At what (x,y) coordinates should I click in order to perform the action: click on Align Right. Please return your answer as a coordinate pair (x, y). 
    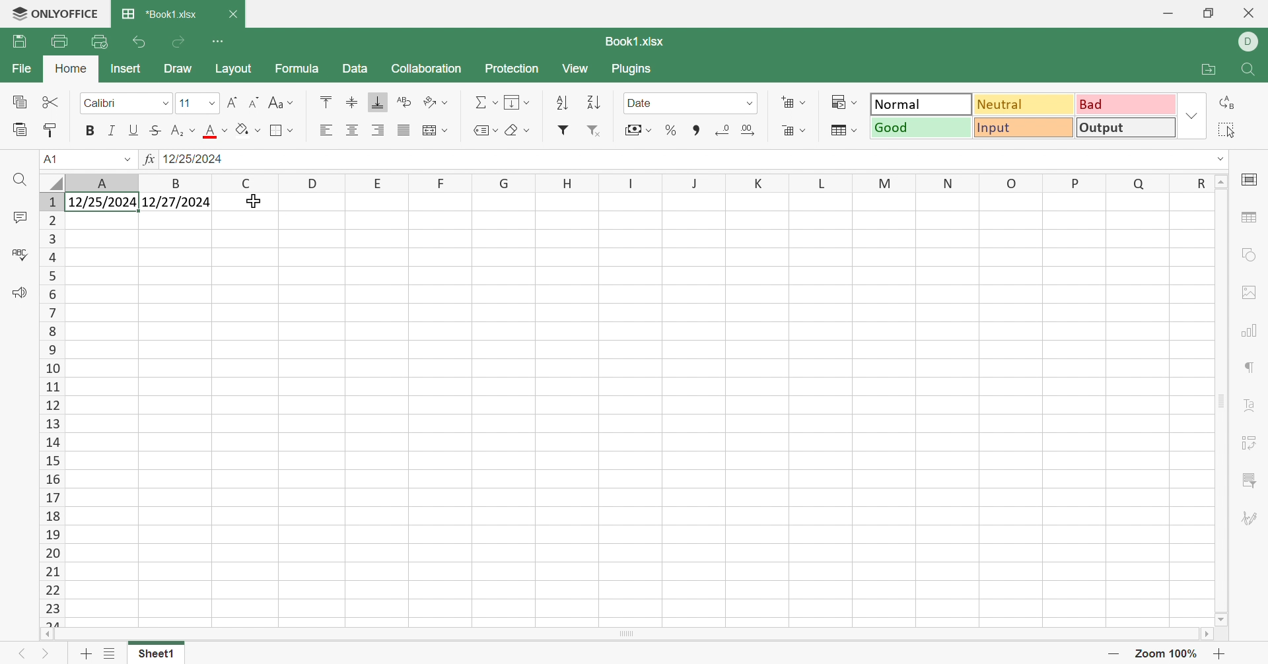
    Looking at the image, I should click on (377, 131).